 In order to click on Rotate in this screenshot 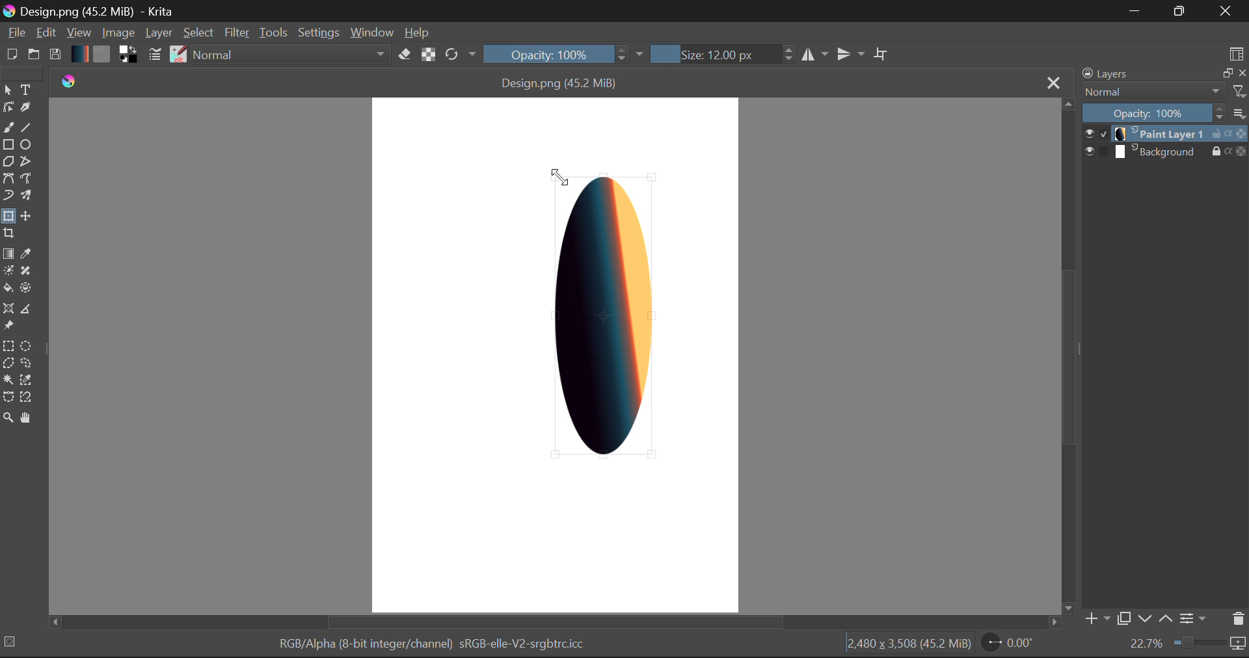, I will do `click(462, 55)`.